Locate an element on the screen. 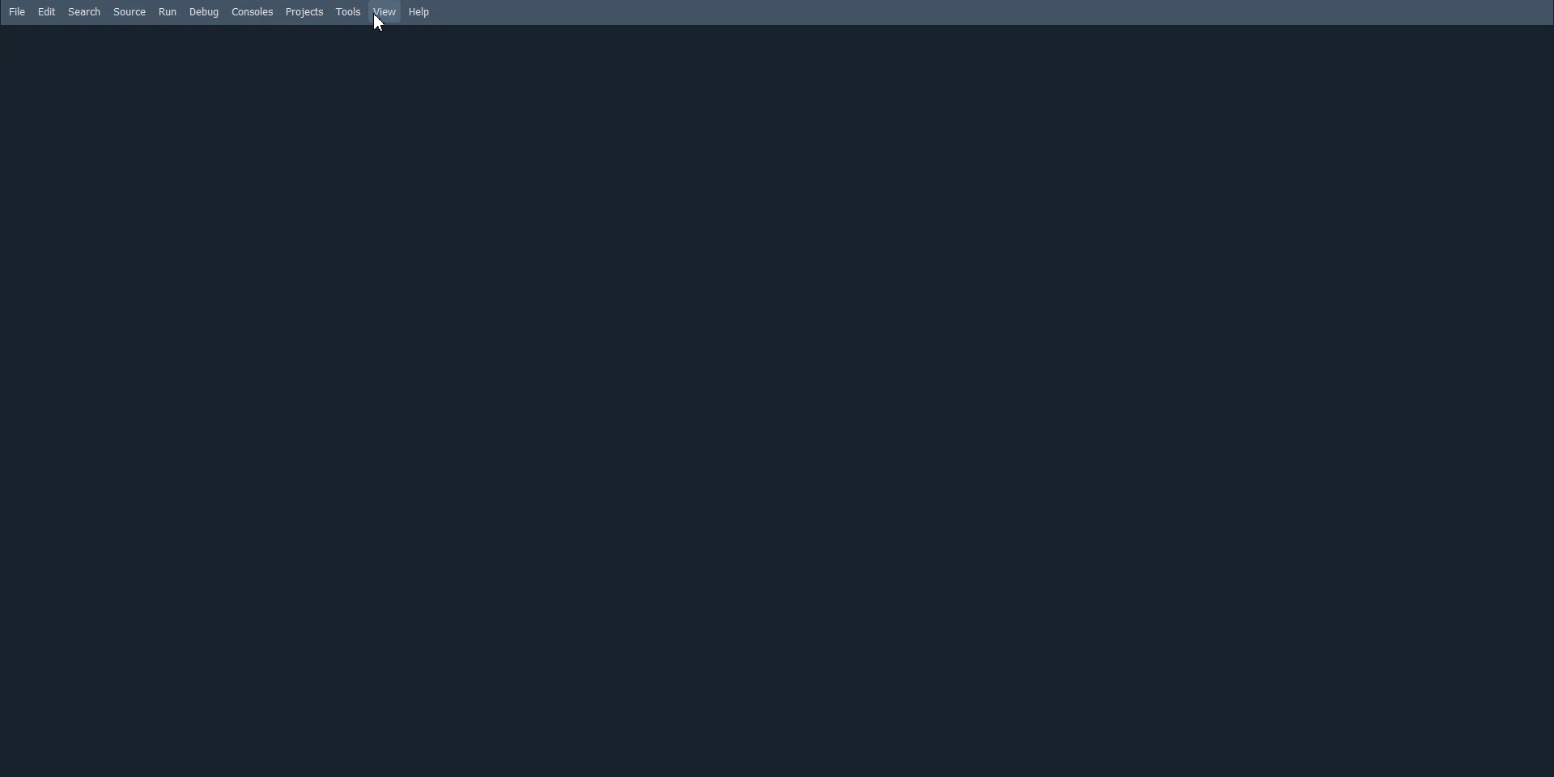  Debug is located at coordinates (204, 12).